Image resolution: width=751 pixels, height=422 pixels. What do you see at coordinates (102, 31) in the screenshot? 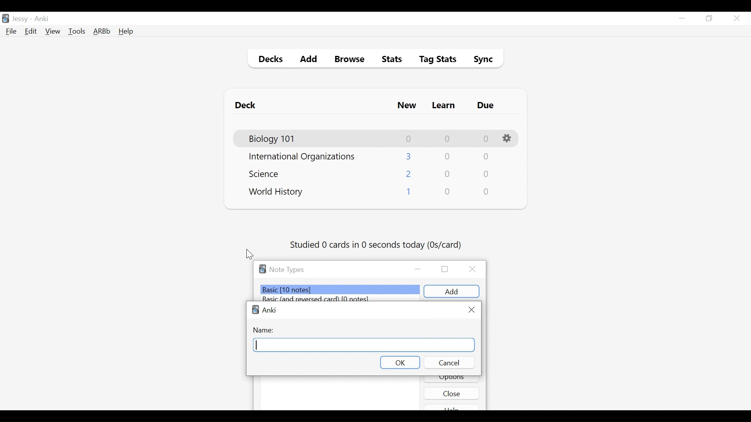
I see `Advanced Review Button bar` at bounding box center [102, 31].